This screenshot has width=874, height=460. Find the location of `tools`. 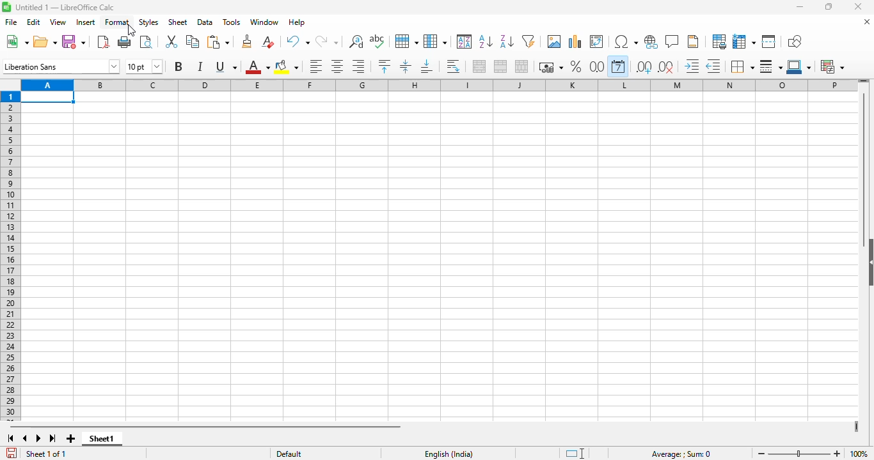

tools is located at coordinates (232, 22).